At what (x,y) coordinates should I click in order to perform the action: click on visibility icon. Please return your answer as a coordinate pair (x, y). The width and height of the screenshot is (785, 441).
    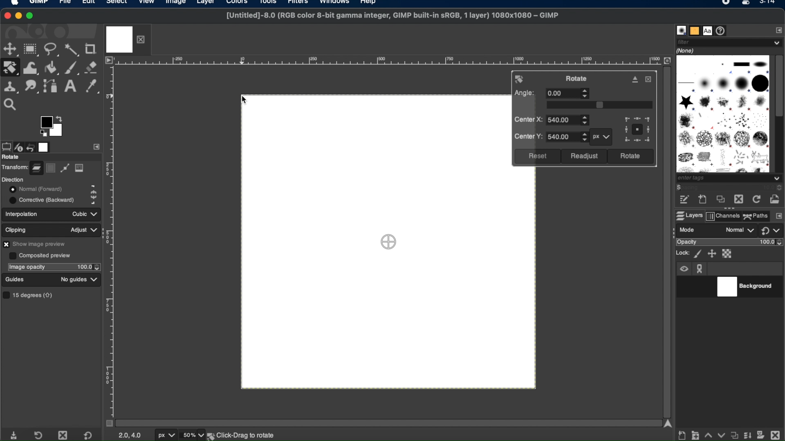
    Looking at the image, I should click on (684, 269).